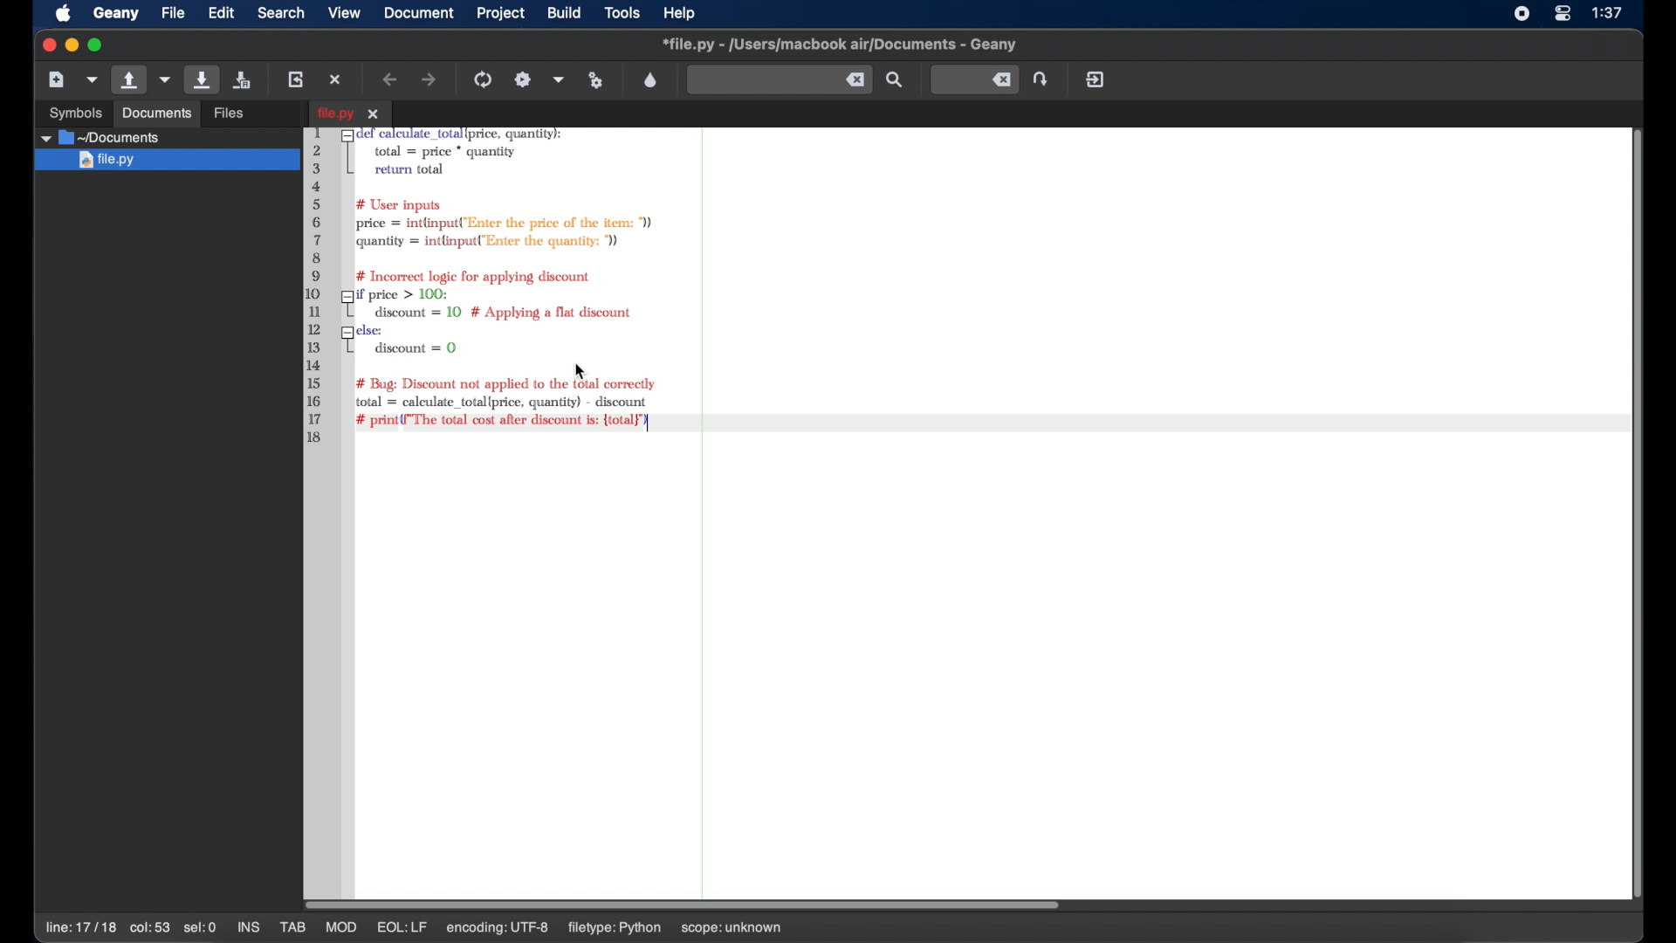  Describe the element at coordinates (166, 161) in the screenshot. I see `file.py` at that location.